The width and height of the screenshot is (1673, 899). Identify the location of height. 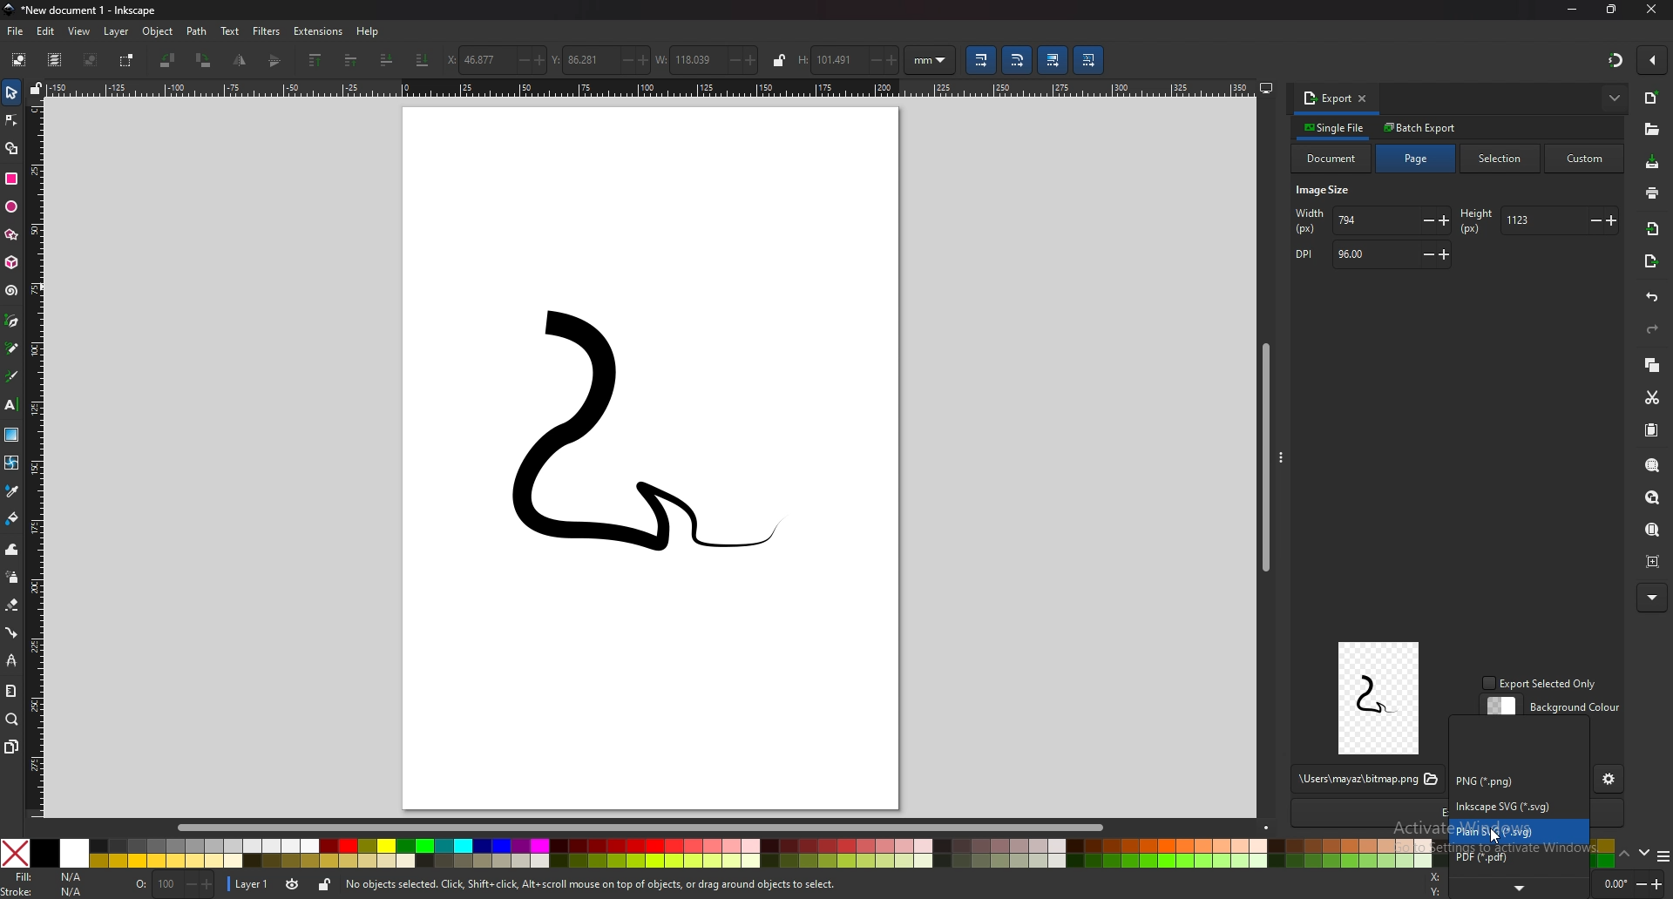
(849, 60).